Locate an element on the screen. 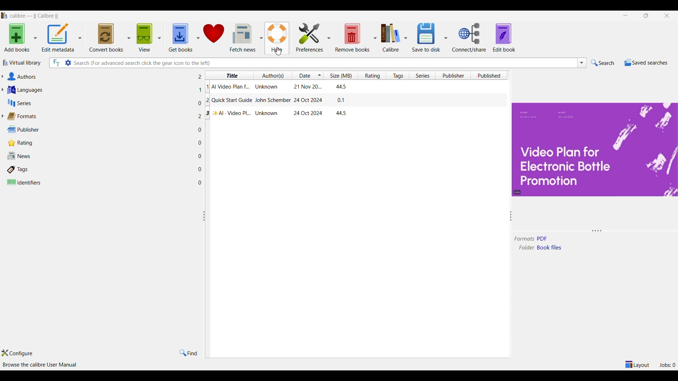 The width and height of the screenshot is (678, 381). Fetch news options is located at coordinates (261, 37).